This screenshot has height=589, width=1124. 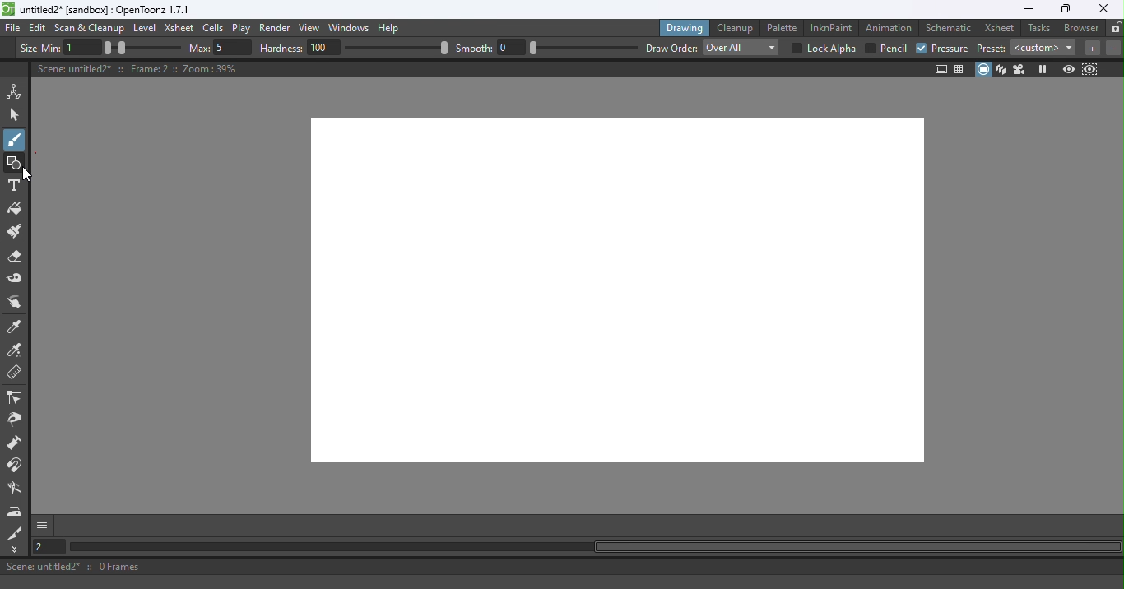 I want to click on Help, so click(x=391, y=27).